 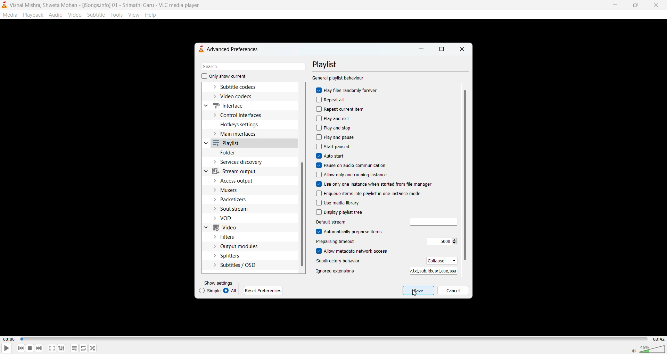 What do you see at coordinates (335, 128) in the screenshot?
I see `play and stop` at bounding box center [335, 128].